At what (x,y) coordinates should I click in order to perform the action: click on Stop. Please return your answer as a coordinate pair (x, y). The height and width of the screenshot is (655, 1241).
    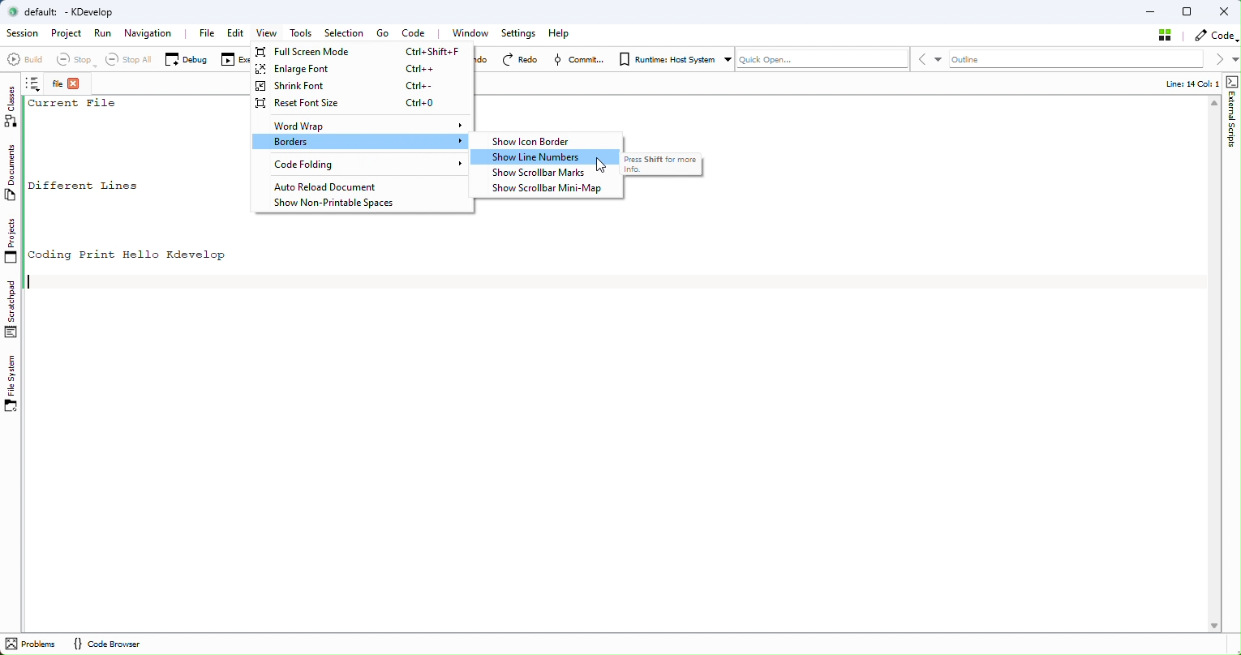
    Looking at the image, I should click on (72, 60).